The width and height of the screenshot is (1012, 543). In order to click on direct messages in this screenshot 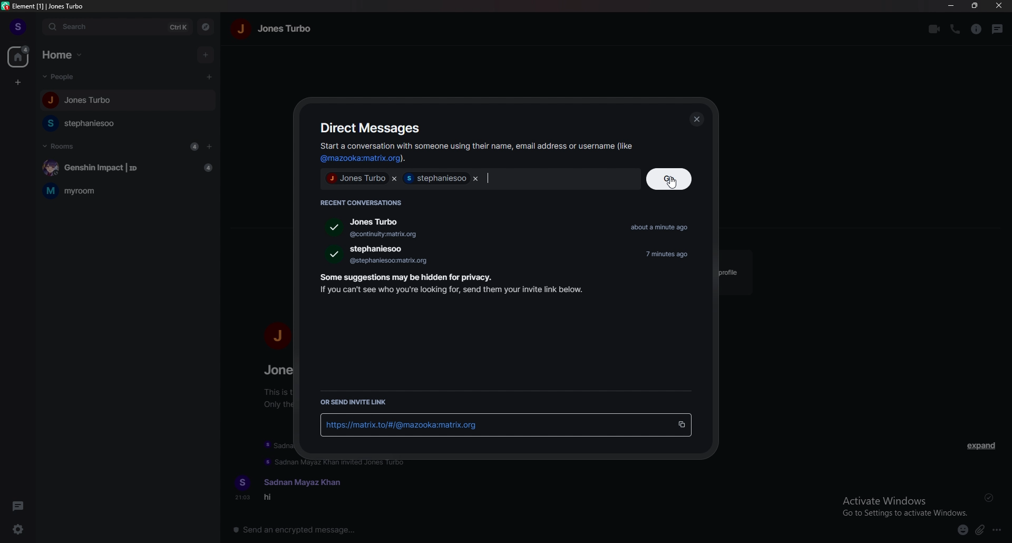, I will do `click(374, 128)`.